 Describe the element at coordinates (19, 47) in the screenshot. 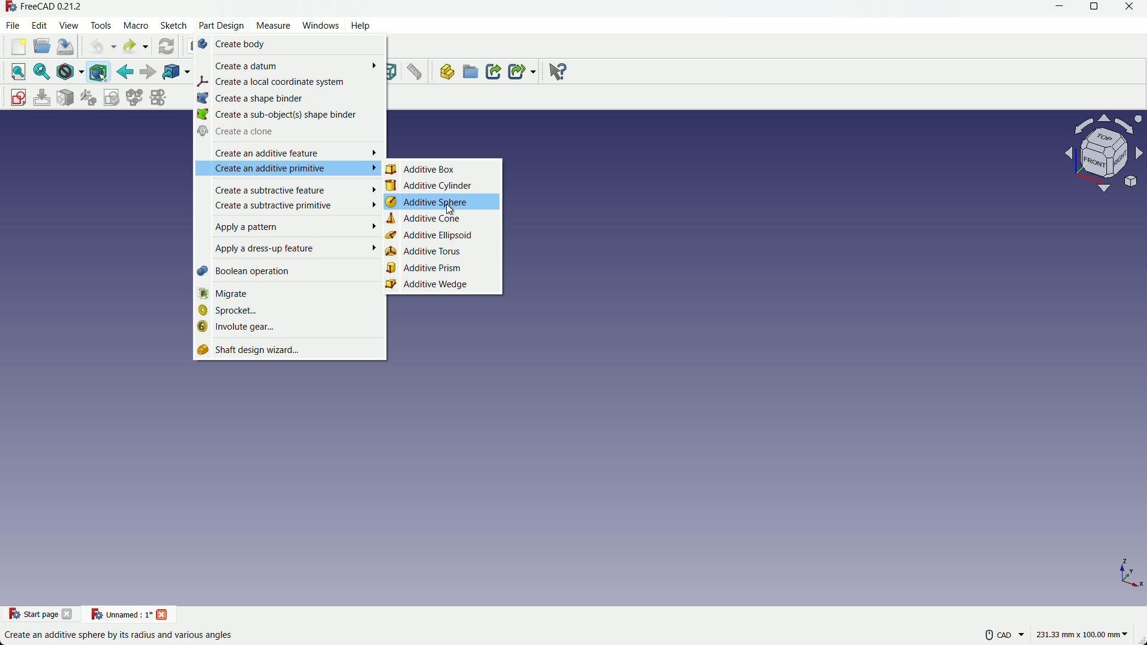

I see `new file` at that location.